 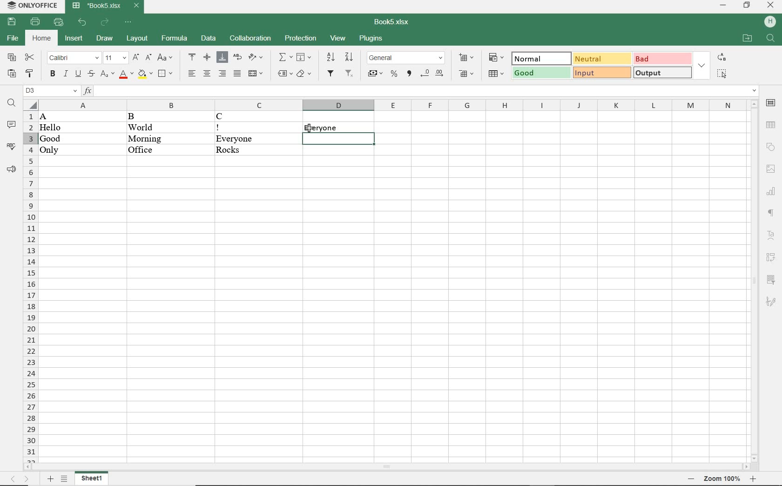 What do you see at coordinates (747, 466) in the screenshot?
I see `move right` at bounding box center [747, 466].